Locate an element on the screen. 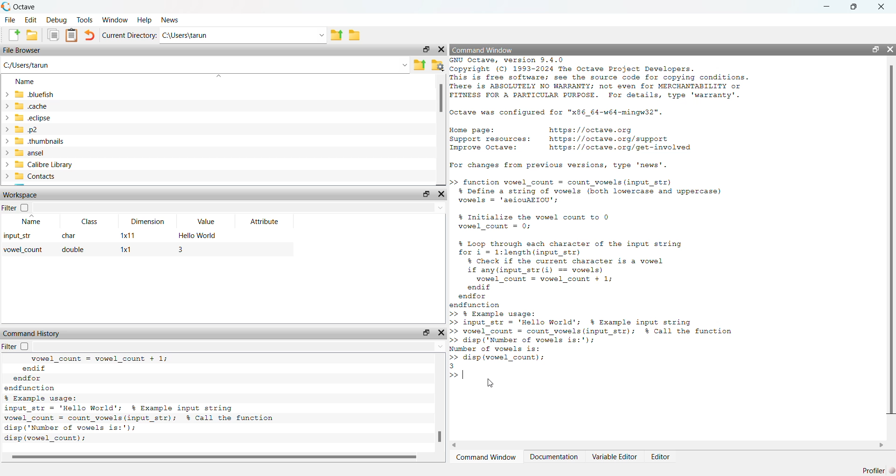  .thumbnails is located at coordinates (41, 141).